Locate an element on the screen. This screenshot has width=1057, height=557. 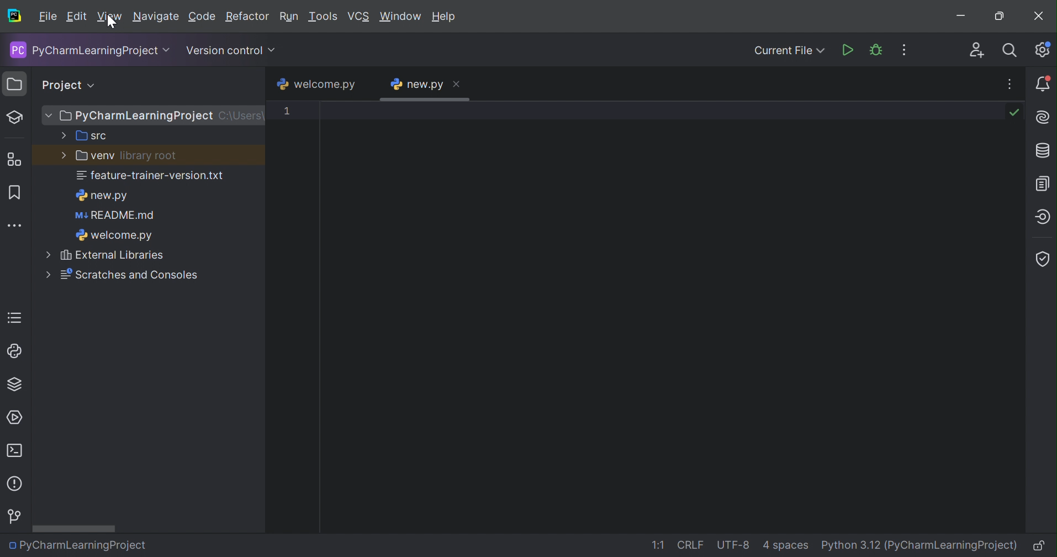
C:/Users is located at coordinates (240, 116).